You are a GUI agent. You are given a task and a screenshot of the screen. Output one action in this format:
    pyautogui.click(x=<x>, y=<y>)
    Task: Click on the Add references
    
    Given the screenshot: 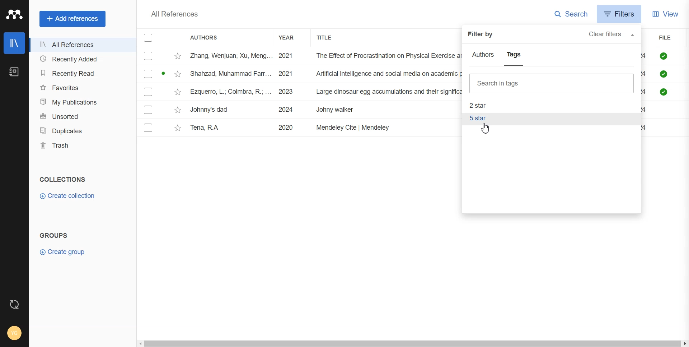 What is the action you would take?
    pyautogui.click(x=72, y=18)
    